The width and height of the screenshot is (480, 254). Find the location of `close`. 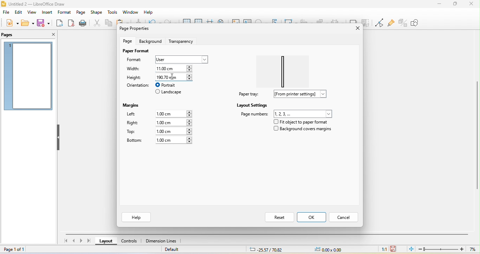

close is located at coordinates (471, 4).